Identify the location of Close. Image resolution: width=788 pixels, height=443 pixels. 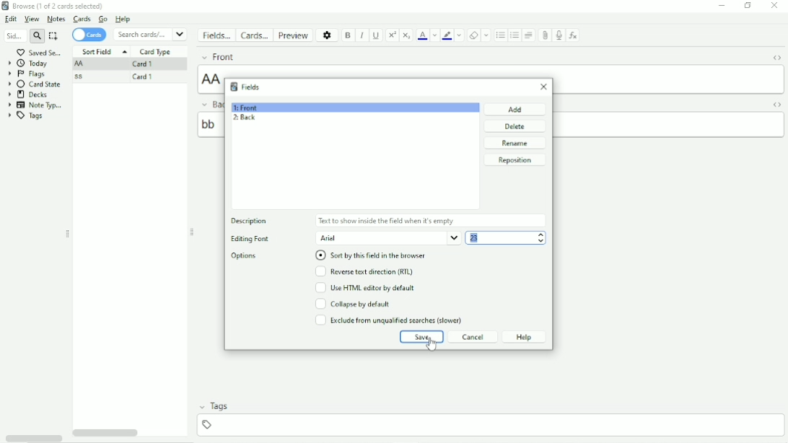
(774, 6).